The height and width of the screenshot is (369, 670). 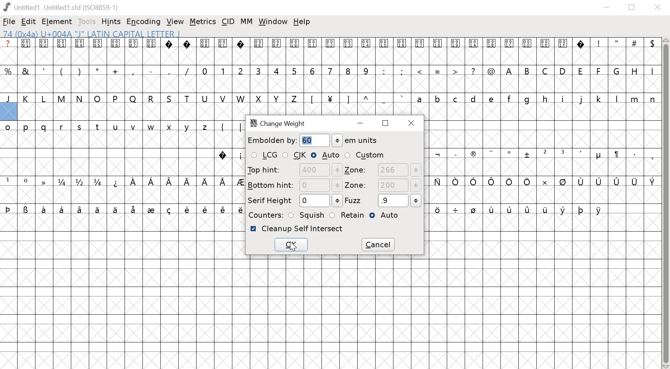 What do you see at coordinates (365, 155) in the screenshot?
I see `CUSTOM` at bounding box center [365, 155].